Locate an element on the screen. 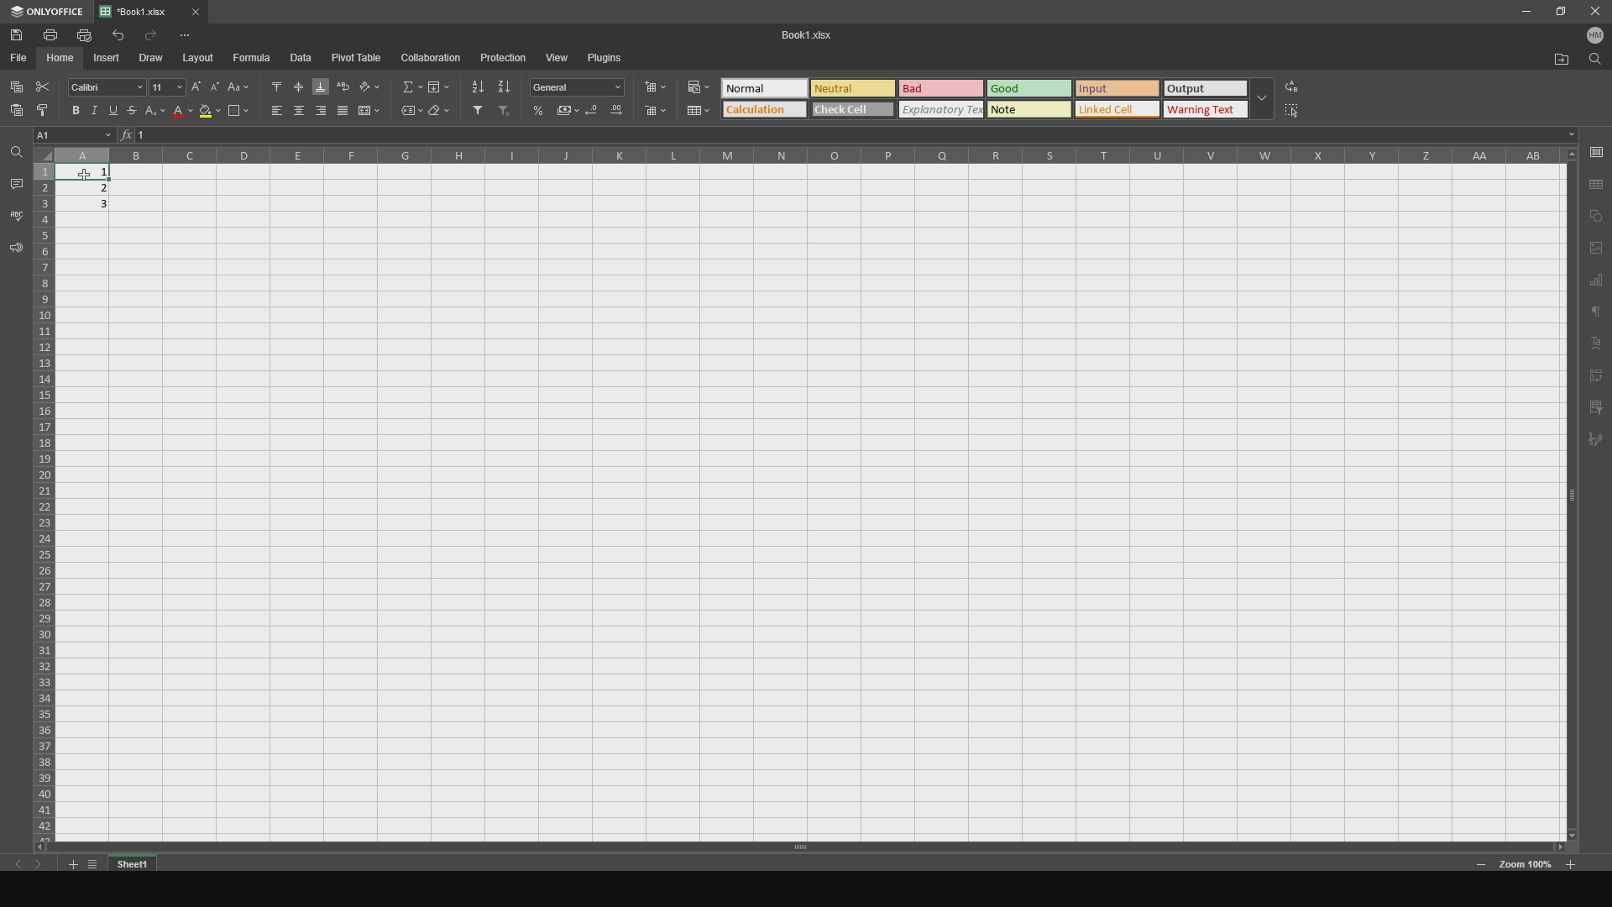  find is located at coordinates (1594, 64).